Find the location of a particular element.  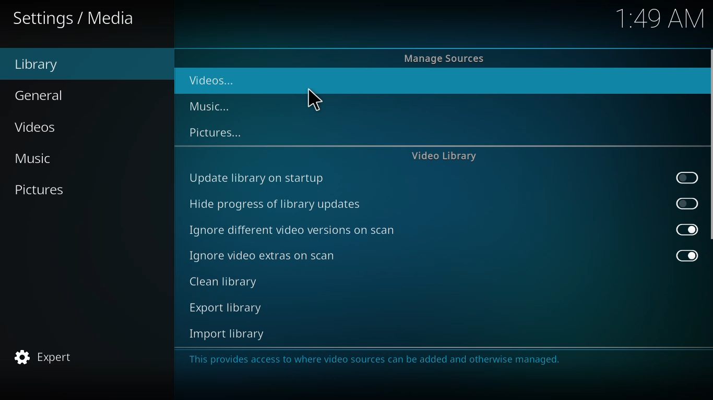

hide progress is located at coordinates (278, 204).